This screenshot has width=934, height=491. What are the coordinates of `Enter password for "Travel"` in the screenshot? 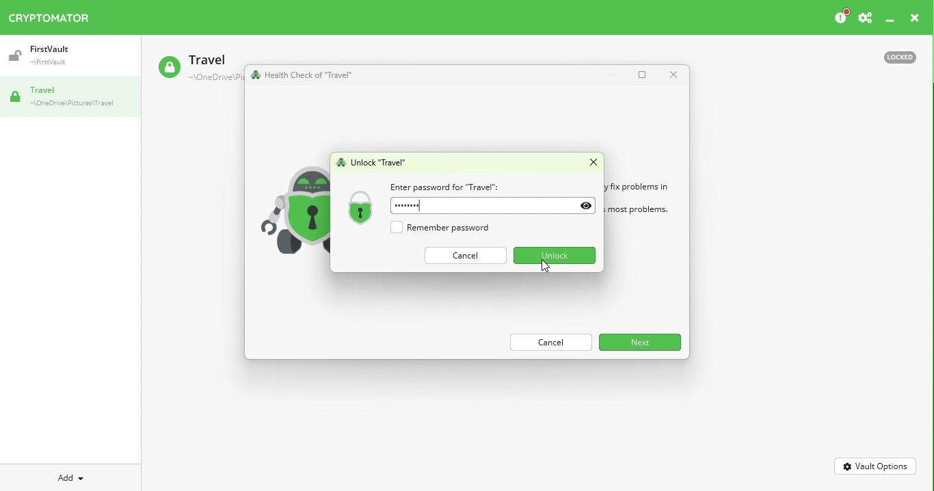 It's located at (445, 186).